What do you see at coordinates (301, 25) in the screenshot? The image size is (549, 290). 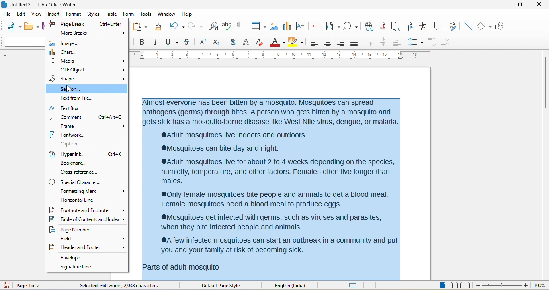 I see `text box` at bounding box center [301, 25].